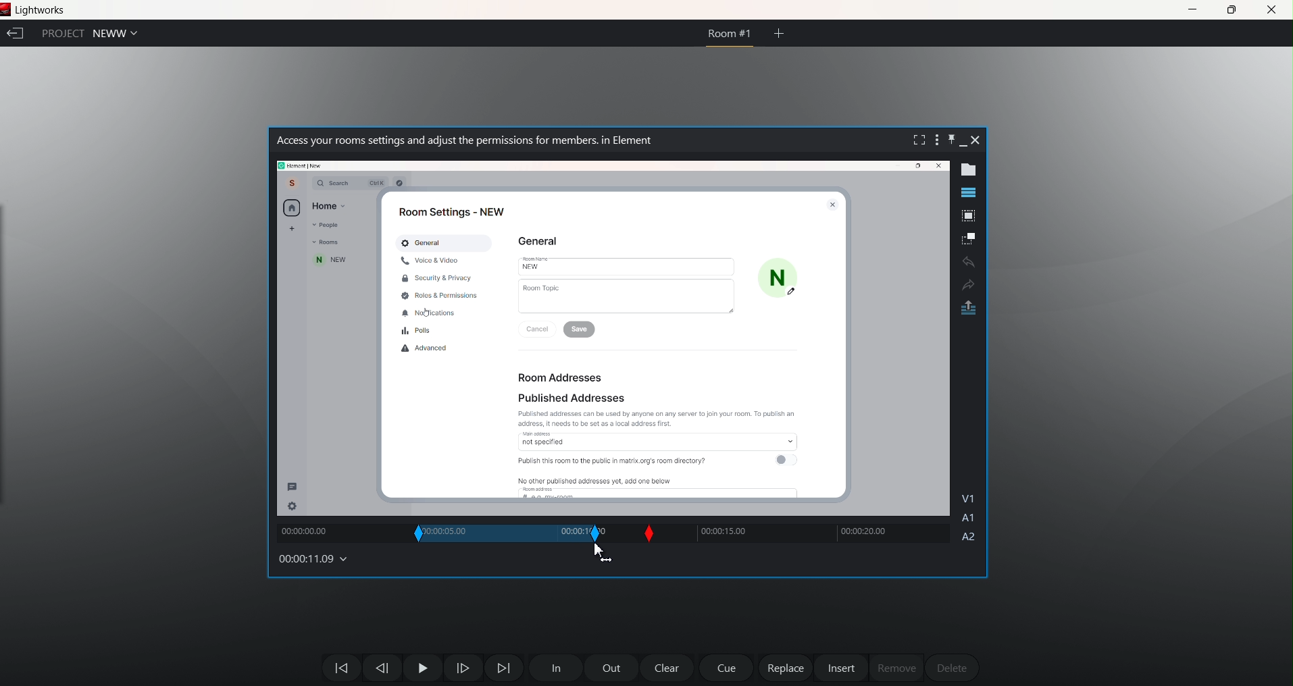 The image size is (1293, 686). What do you see at coordinates (969, 307) in the screenshot?
I see `pop out` at bounding box center [969, 307].